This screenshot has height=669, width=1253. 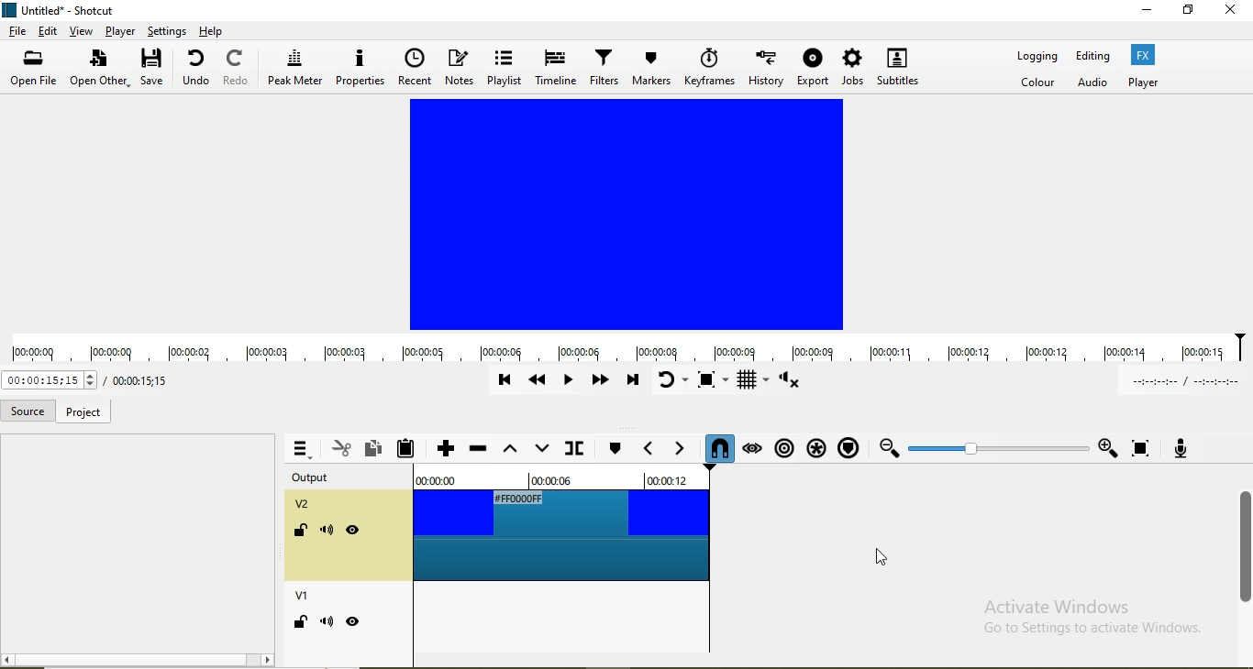 I want to click on Player, so click(x=1143, y=82).